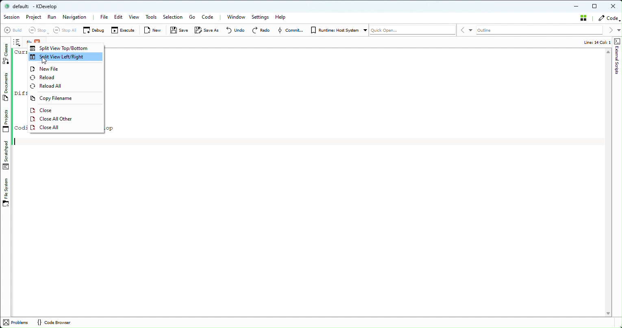 This screenshot has height=328, width=622. I want to click on Select all, so click(66, 30).